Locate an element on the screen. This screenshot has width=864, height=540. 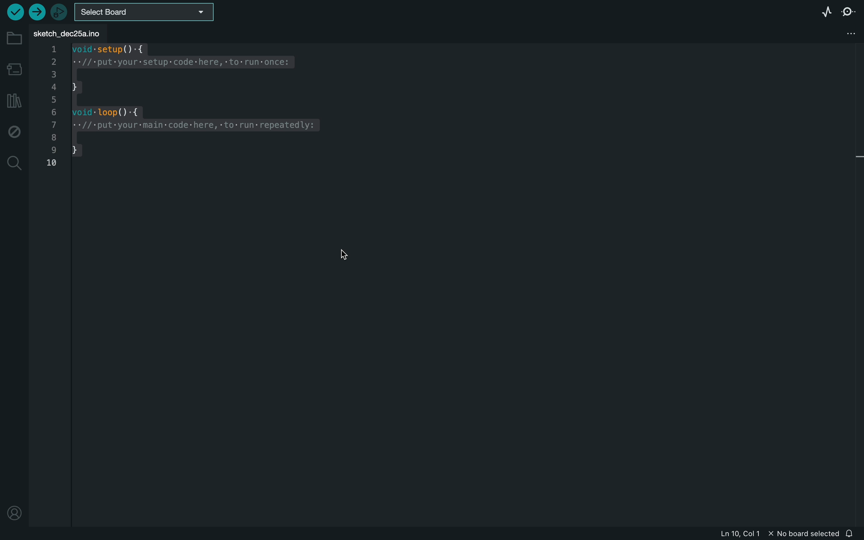
serial  monitor is located at coordinates (849, 12).